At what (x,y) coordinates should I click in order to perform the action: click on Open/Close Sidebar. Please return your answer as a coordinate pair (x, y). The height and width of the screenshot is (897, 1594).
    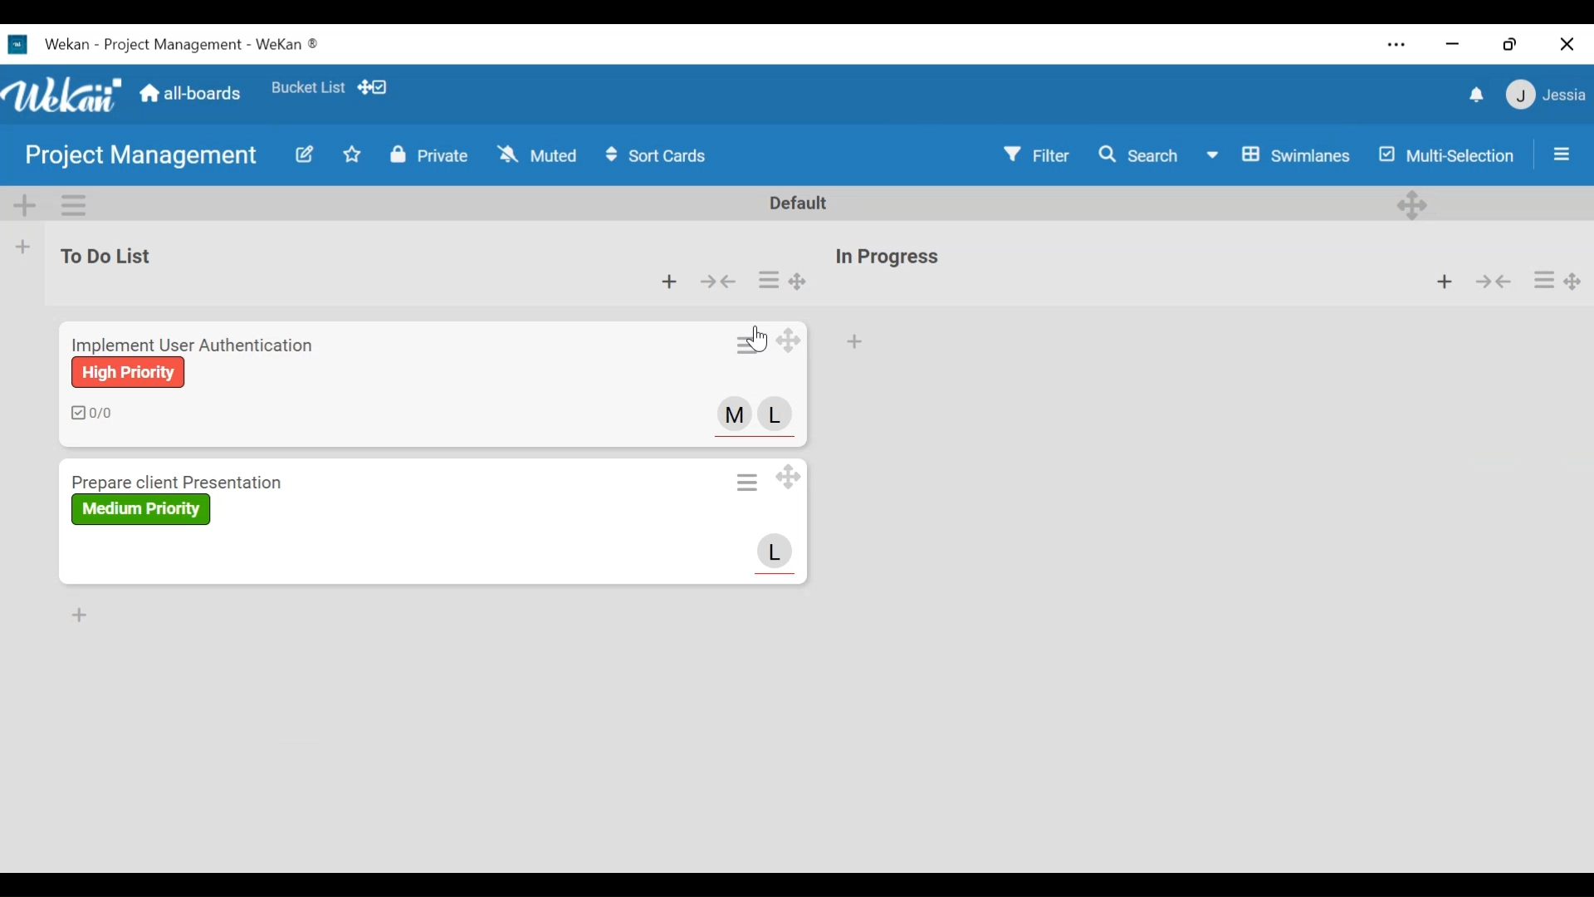
    Looking at the image, I should click on (1561, 155).